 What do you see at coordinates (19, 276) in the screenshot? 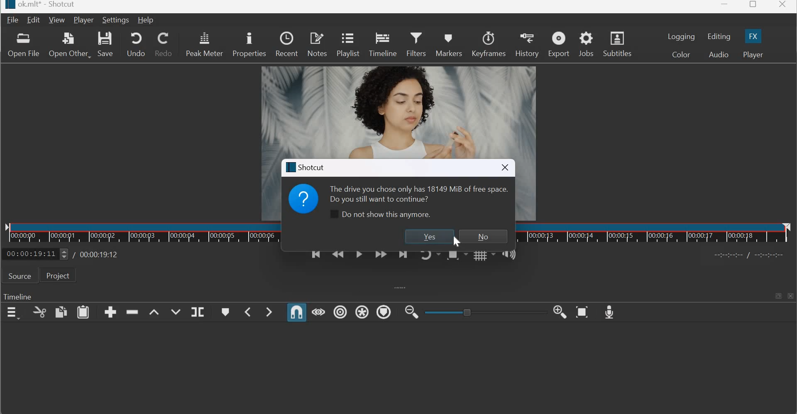
I see `Source` at bounding box center [19, 276].